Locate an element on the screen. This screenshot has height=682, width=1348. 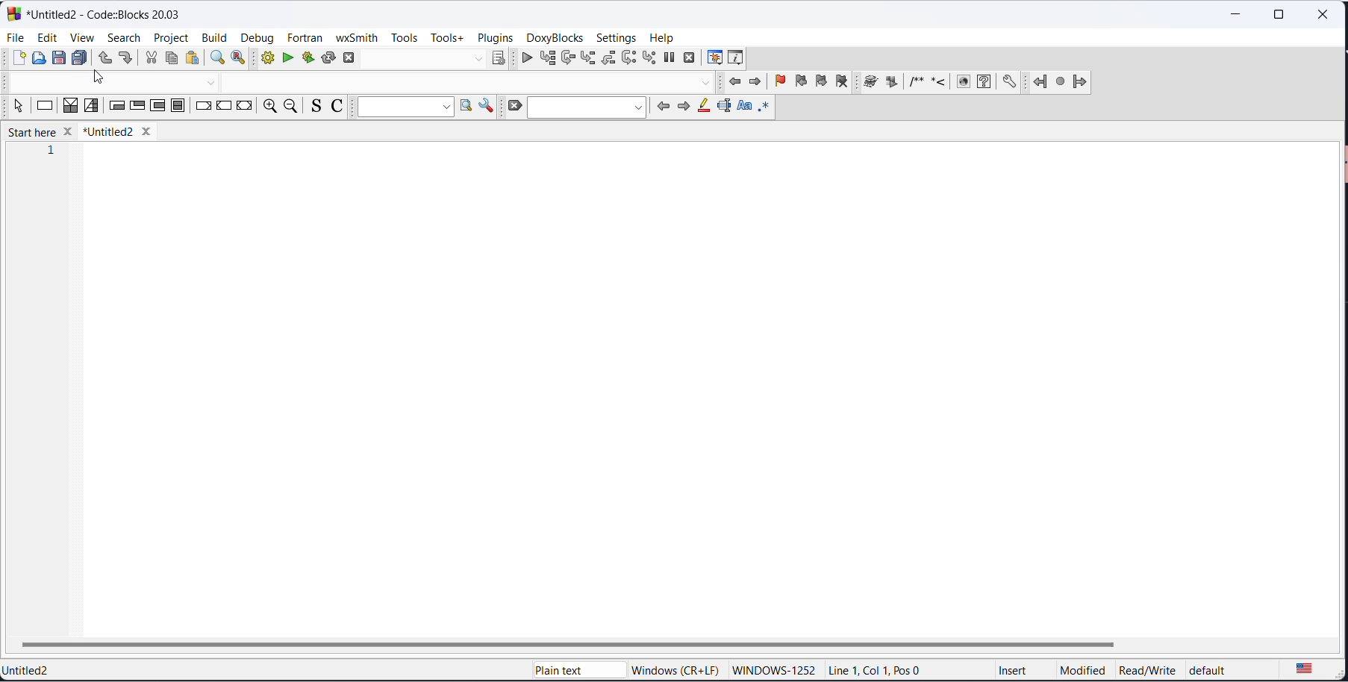
Plain text is located at coordinates (543, 667).